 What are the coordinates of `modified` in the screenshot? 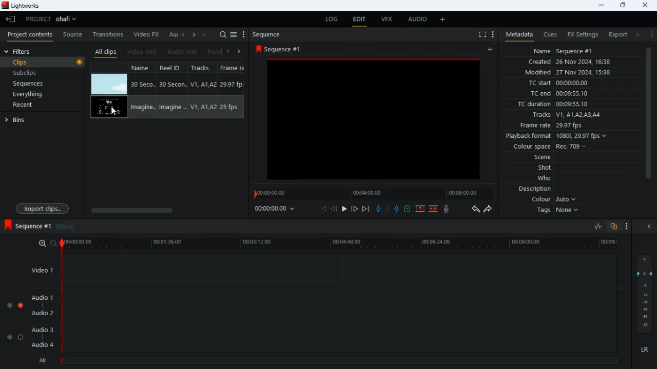 It's located at (571, 72).